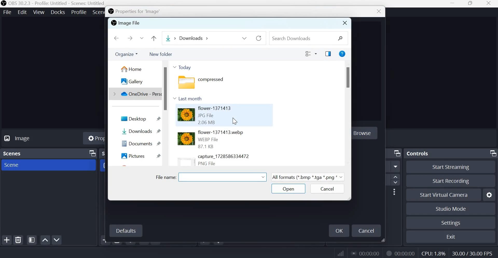  What do you see at coordinates (131, 69) in the screenshot?
I see `home` at bounding box center [131, 69].